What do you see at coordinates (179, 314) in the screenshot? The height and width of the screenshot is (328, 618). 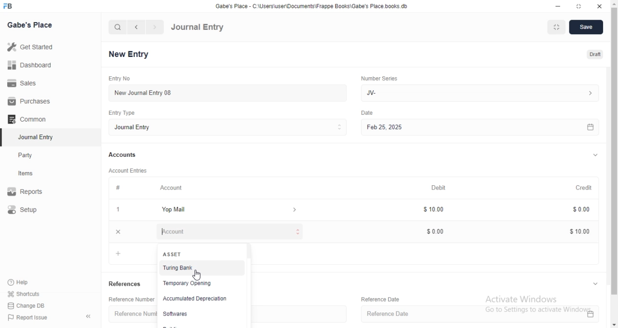 I see `Softwares` at bounding box center [179, 314].